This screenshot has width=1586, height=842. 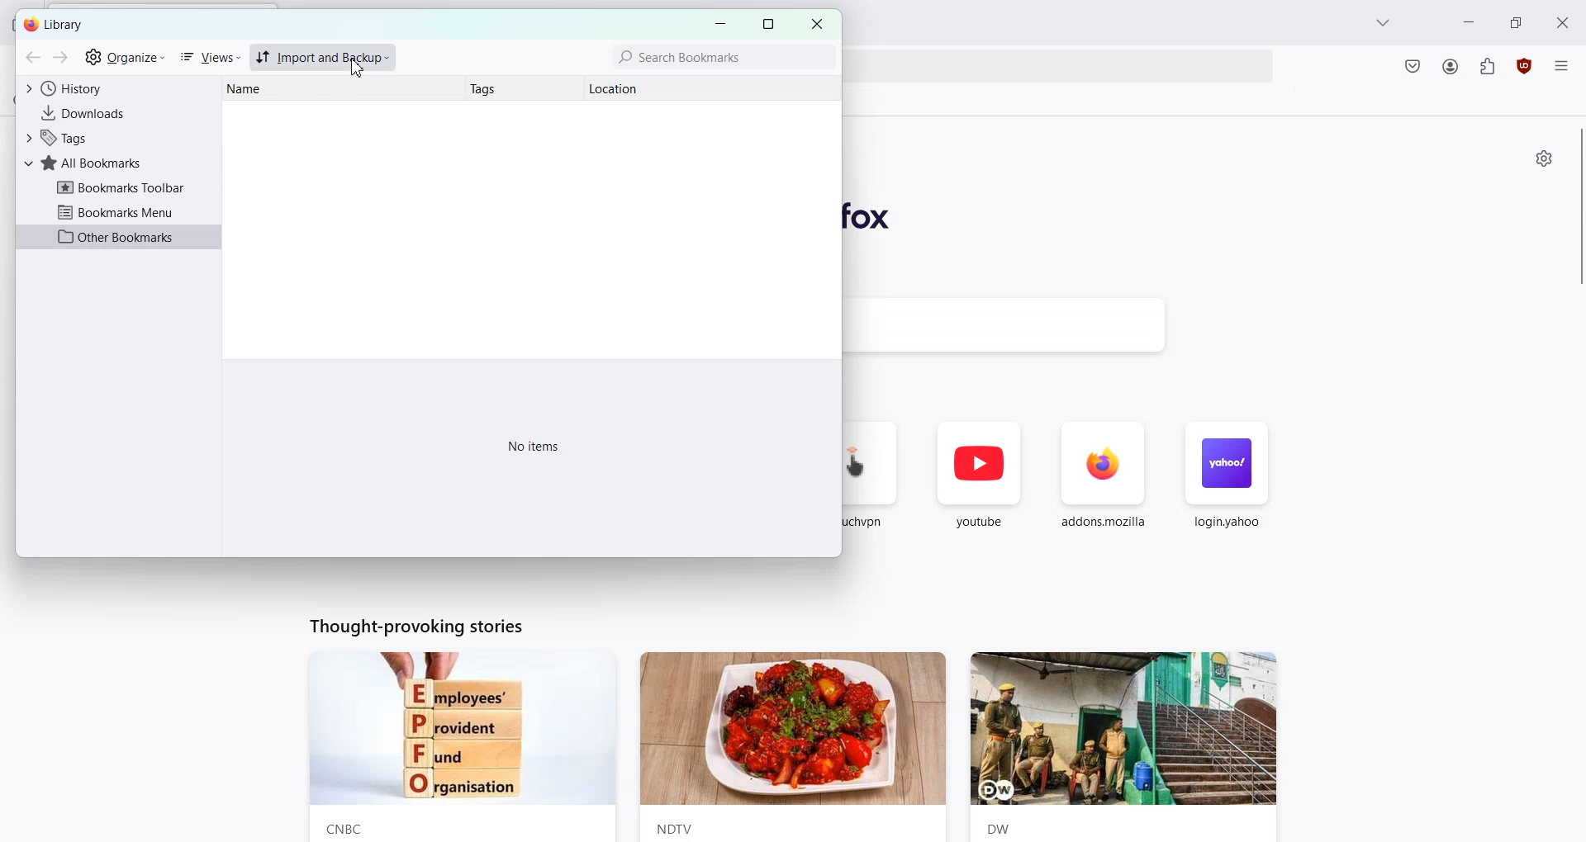 I want to click on History, so click(x=116, y=88).